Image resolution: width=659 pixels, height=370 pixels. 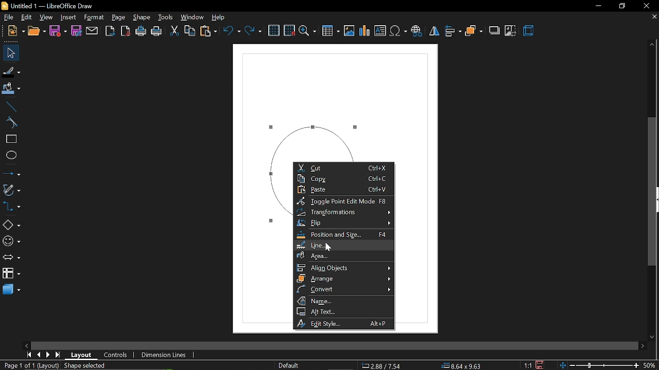 What do you see at coordinates (254, 31) in the screenshot?
I see `redo` at bounding box center [254, 31].